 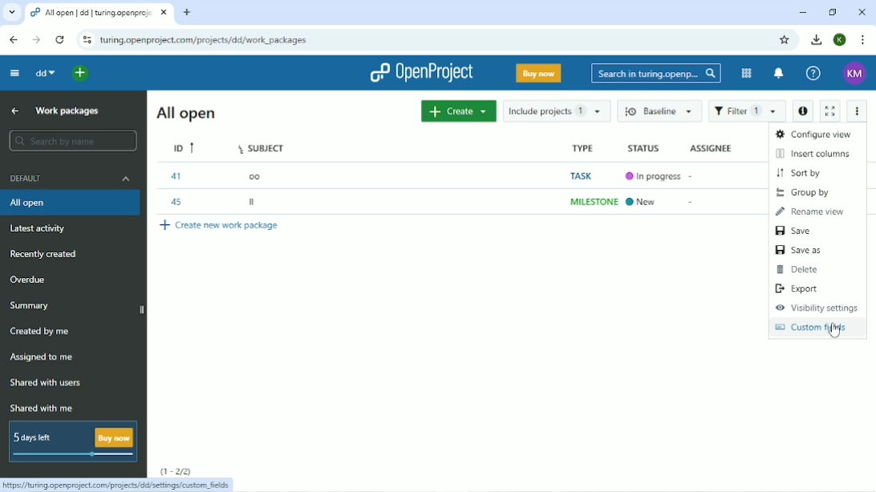 What do you see at coordinates (13, 111) in the screenshot?
I see `Up` at bounding box center [13, 111].